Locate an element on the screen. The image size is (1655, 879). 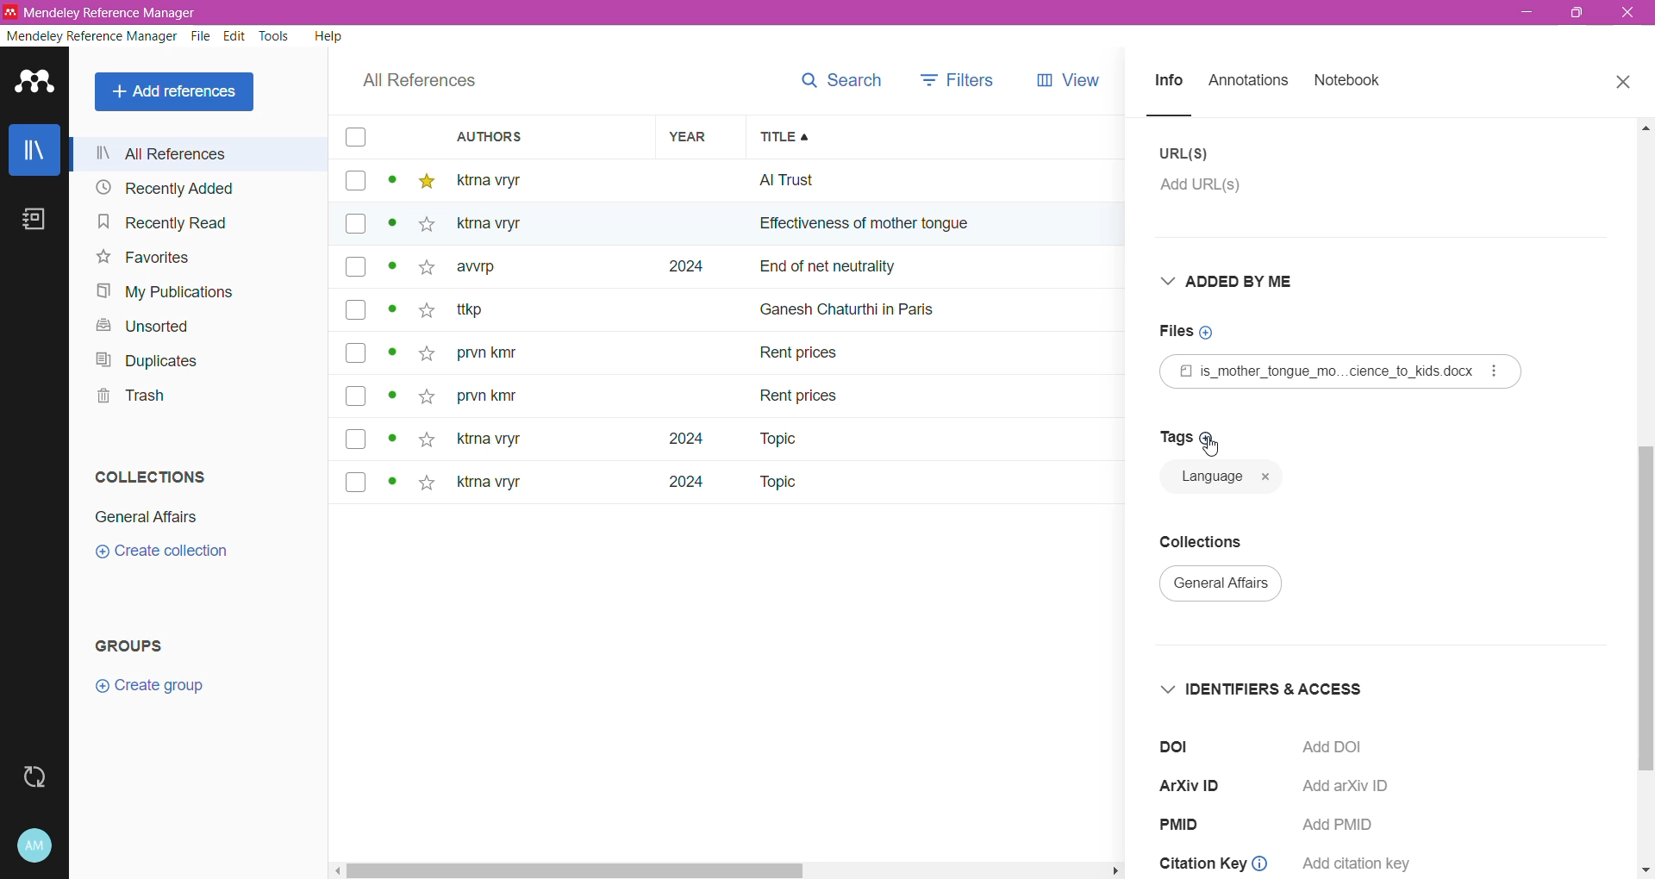
exit is located at coordinates (1631, 17).